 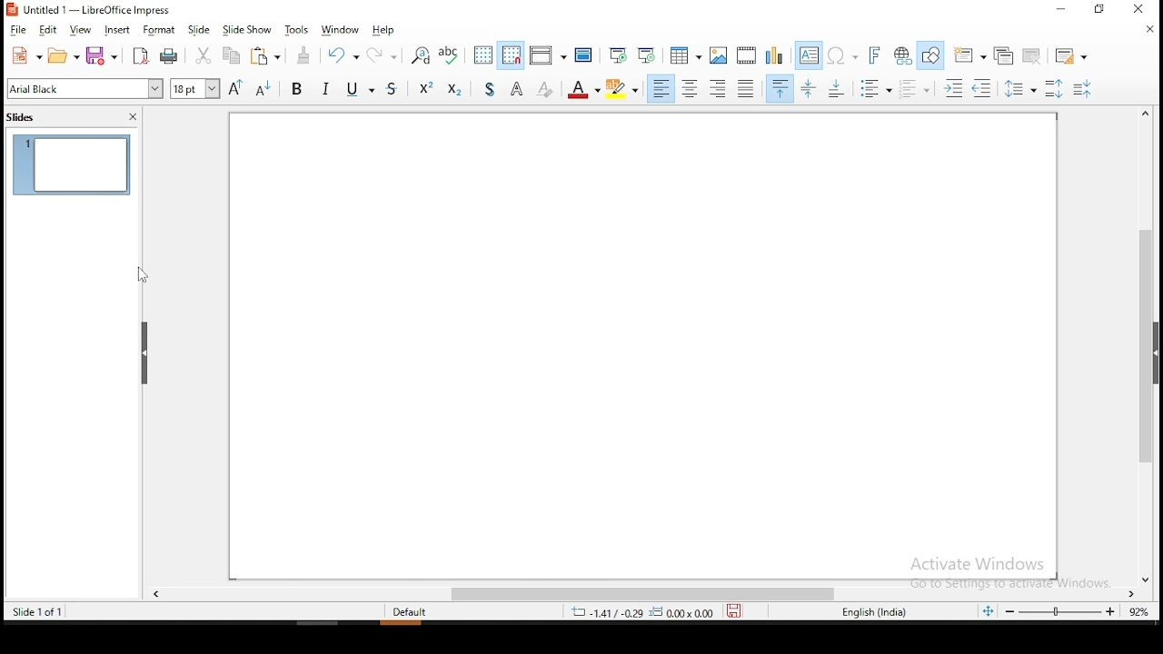 What do you see at coordinates (37, 611) in the screenshot?
I see `slide 1 of 1` at bounding box center [37, 611].